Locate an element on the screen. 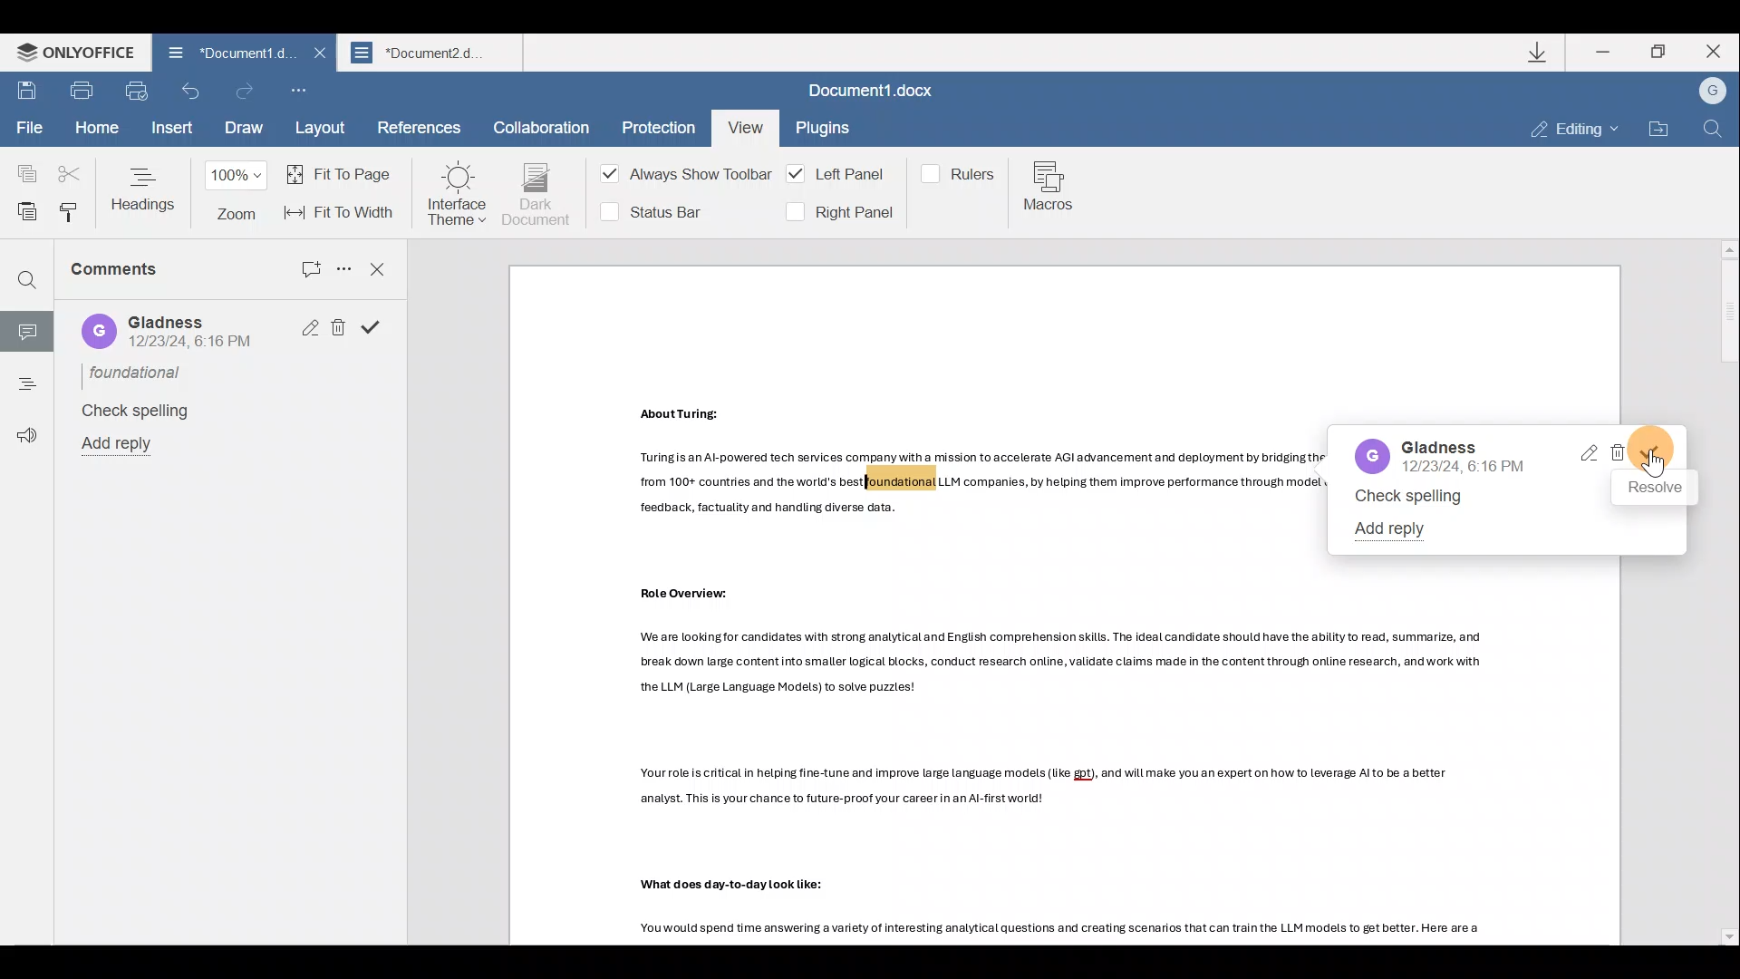  Add reply is located at coordinates (124, 445).